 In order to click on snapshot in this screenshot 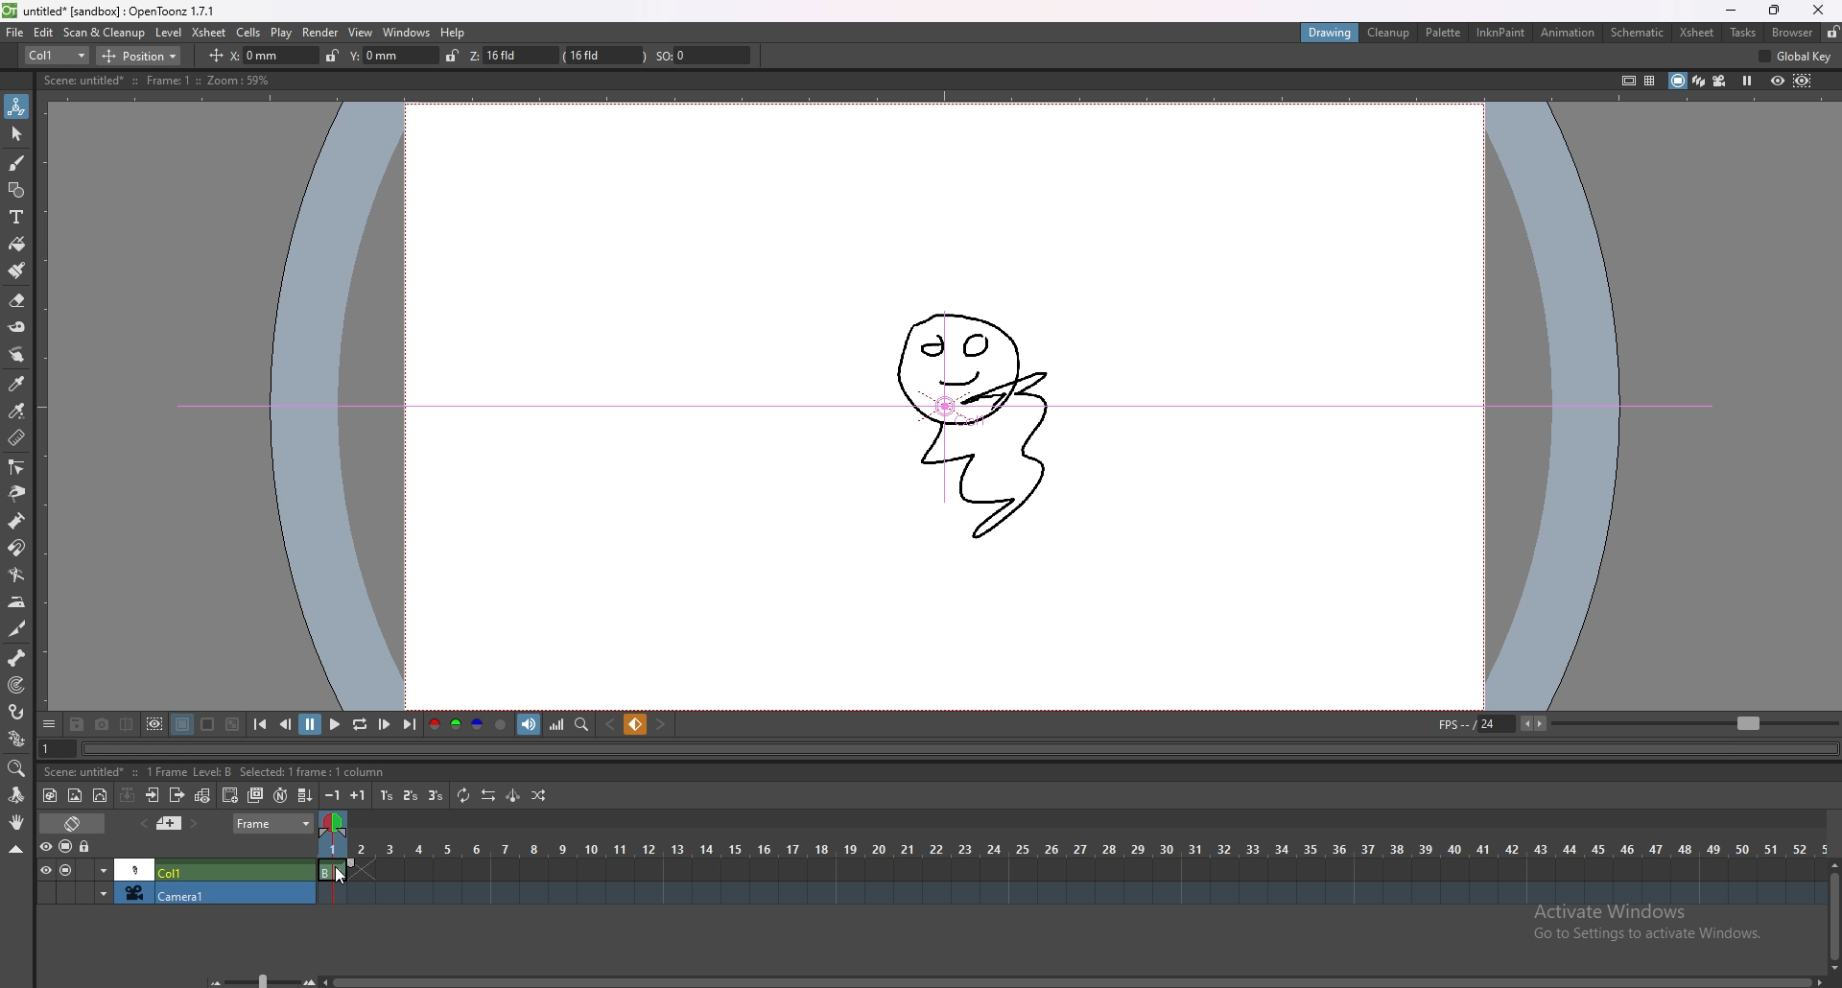, I will do `click(103, 724)`.